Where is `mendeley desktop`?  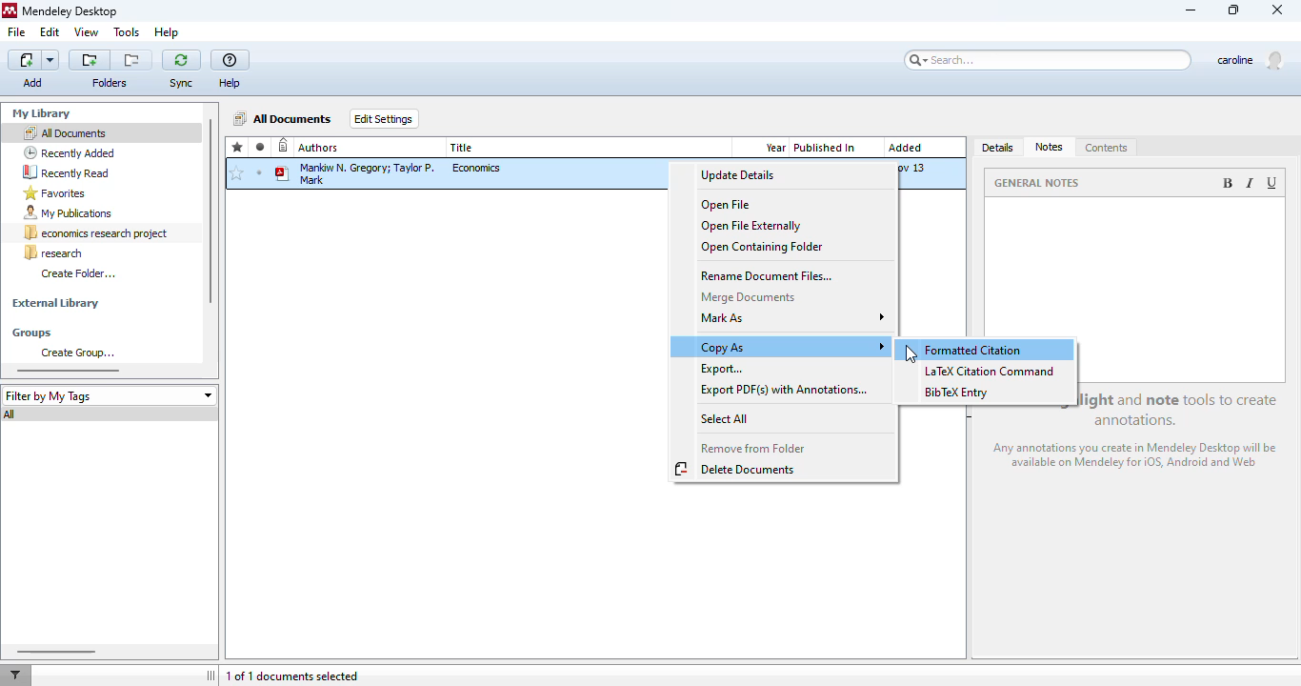
mendeley desktop is located at coordinates (71, 12).